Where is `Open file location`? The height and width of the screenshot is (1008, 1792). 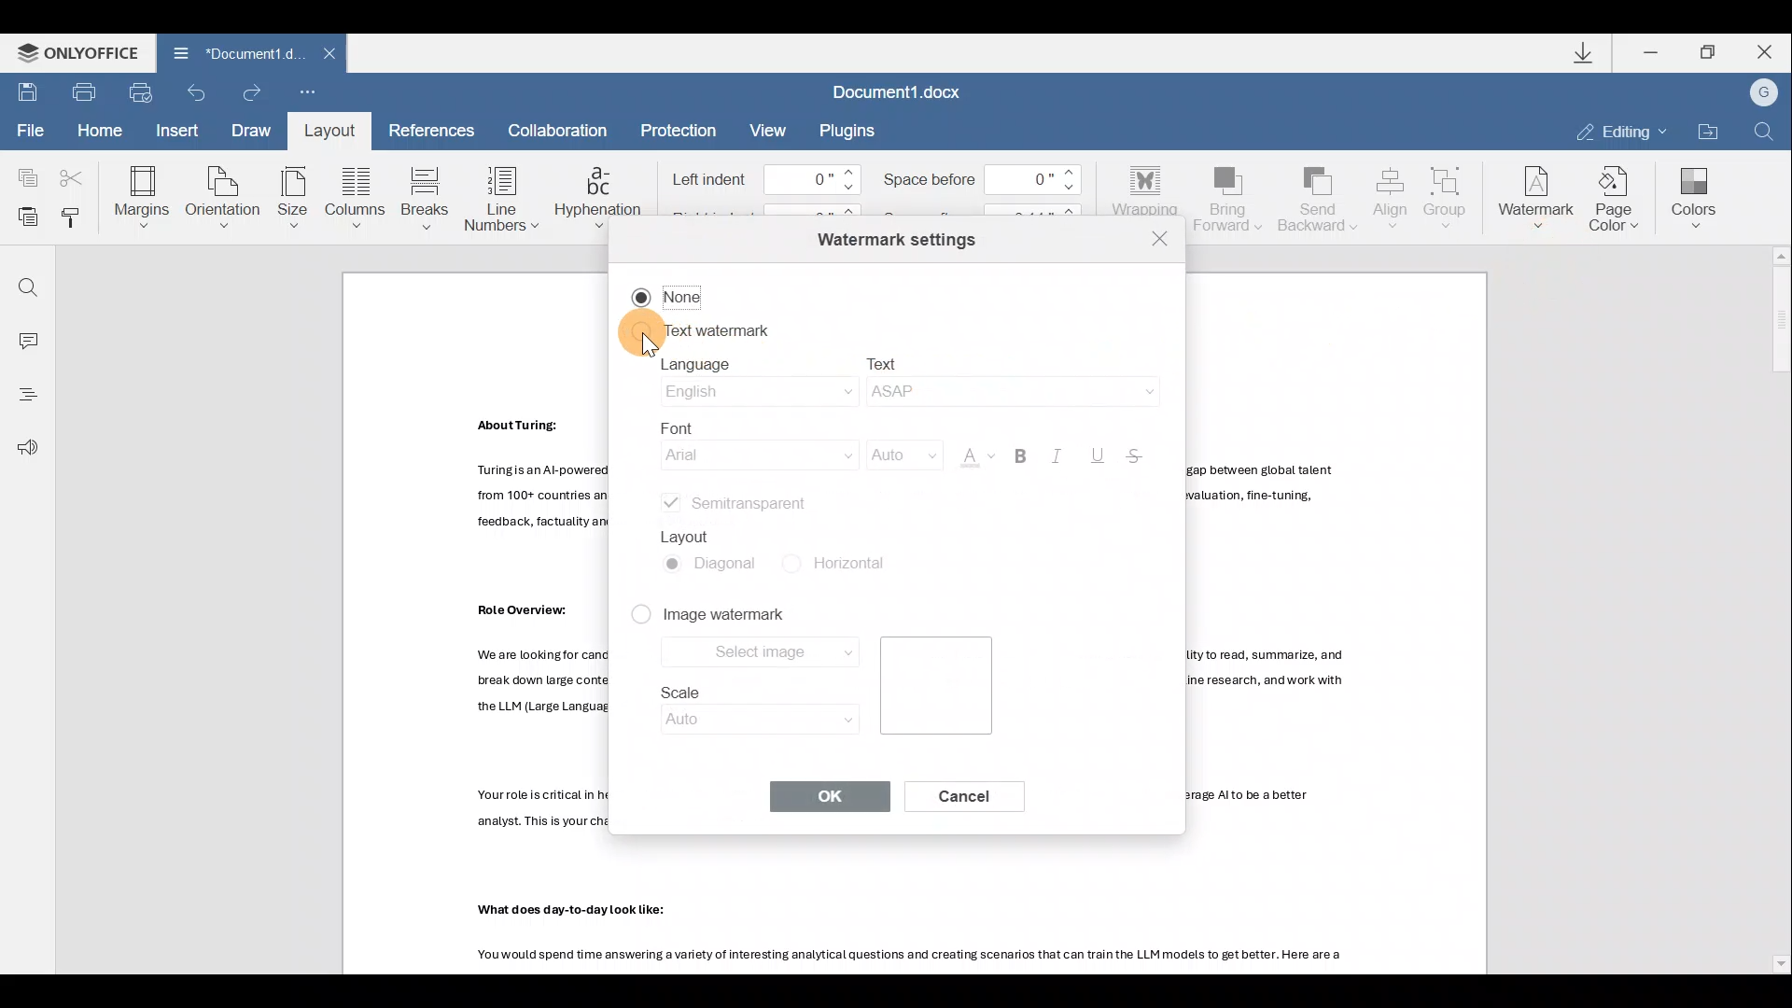 Open file location is located at coordinates (1704, 126).